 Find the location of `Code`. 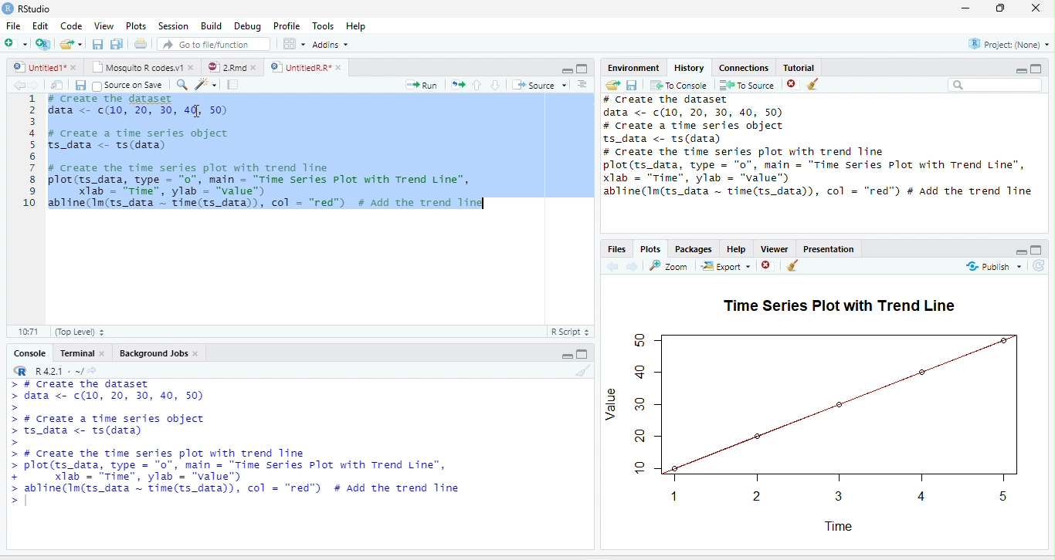

Code is located at coordinates (72, 25).